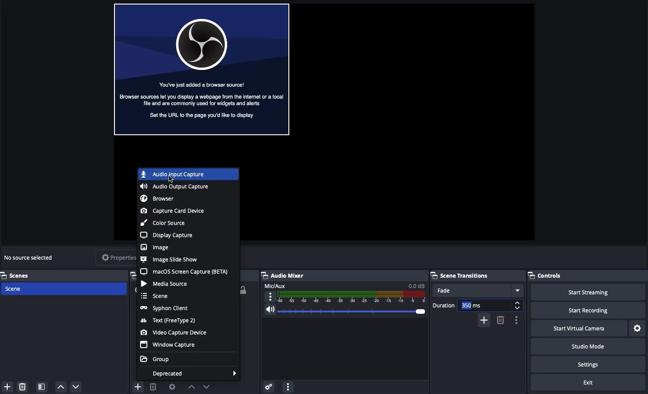  Describe the element at coordinates (60, 387) in the screenshot. I see `Up` at that location.